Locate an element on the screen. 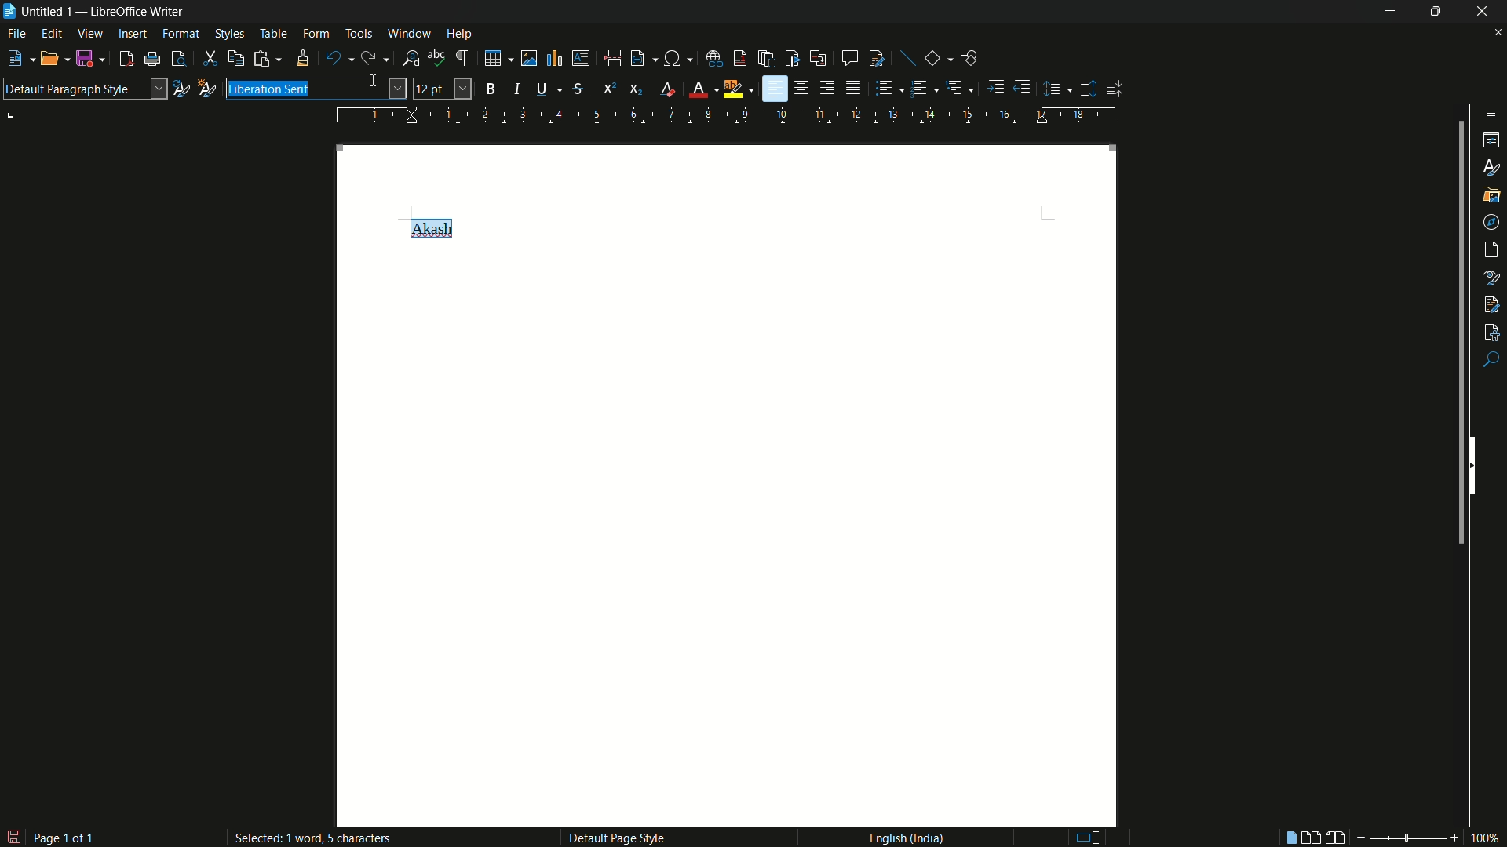 This screenshot has width=1507, height=847. properties is located at coordinates (1493, 140).